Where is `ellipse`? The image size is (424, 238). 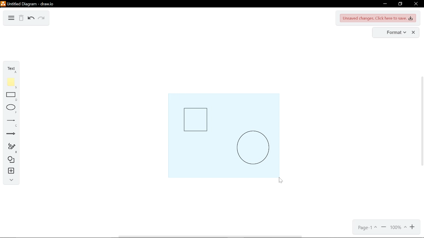
ellipse is located at coordinates (10, 109).